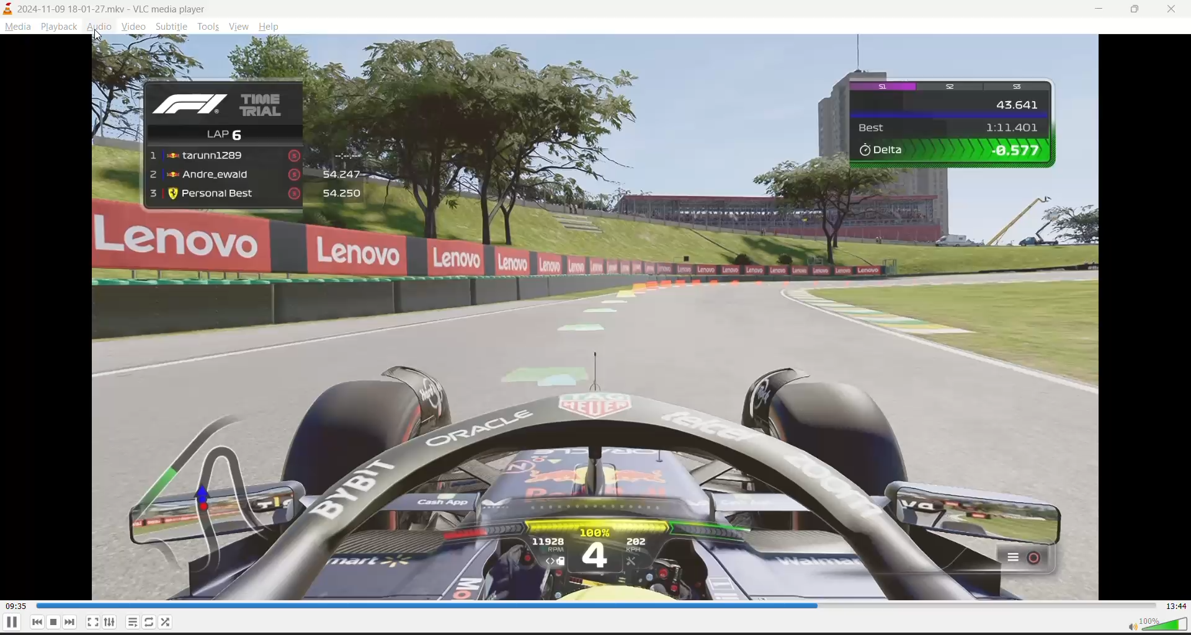 This screenshot has height=635, width=1191. Describe the element at coordinates (37, 622) in the screenshot. I see `previous` at that location.